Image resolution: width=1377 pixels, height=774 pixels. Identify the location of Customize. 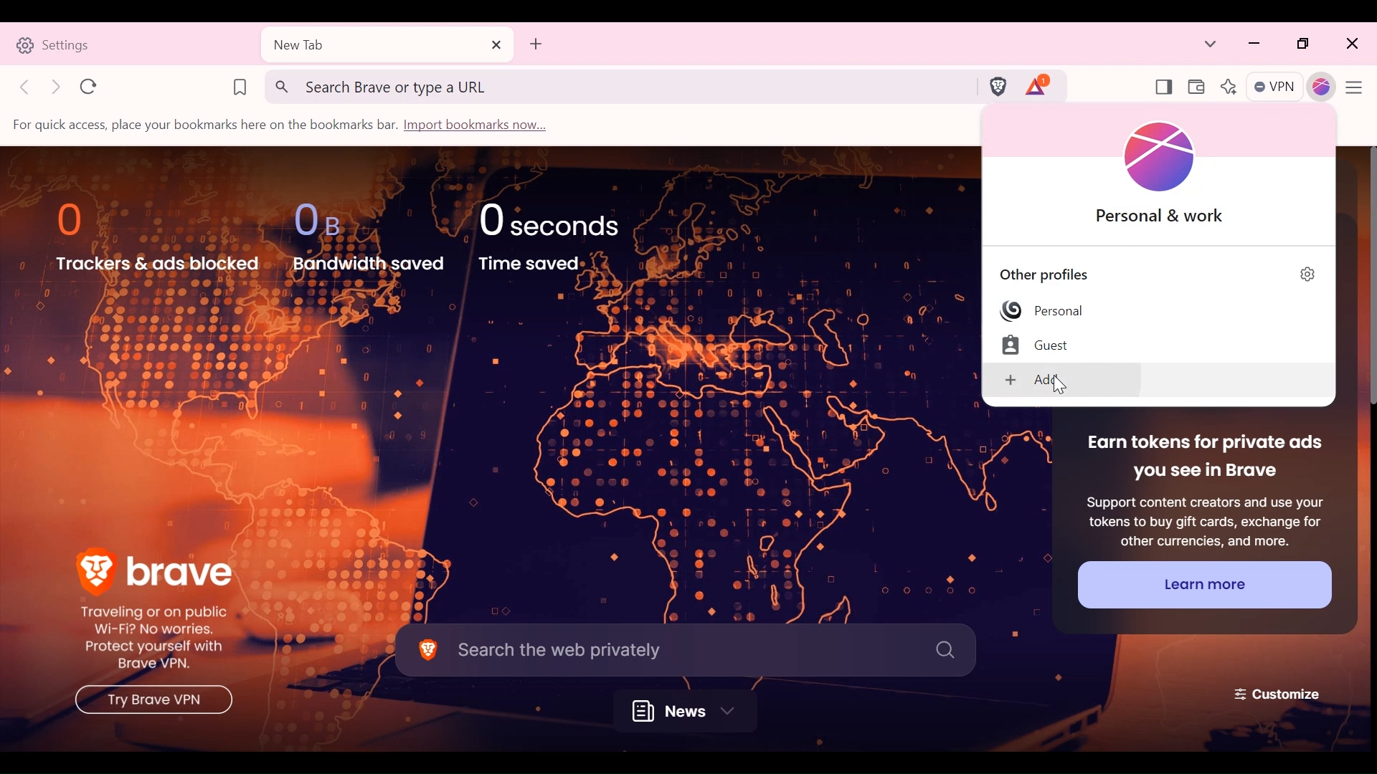
(1279, 692).